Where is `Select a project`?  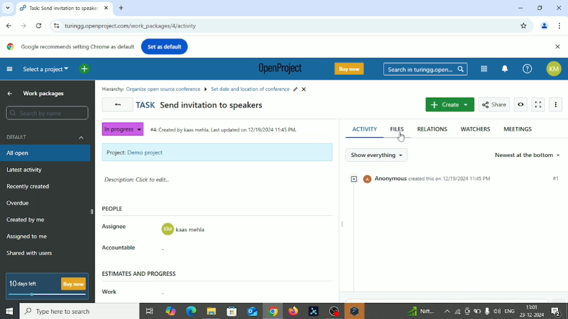
Select a project is located at coordinates (46, 69).